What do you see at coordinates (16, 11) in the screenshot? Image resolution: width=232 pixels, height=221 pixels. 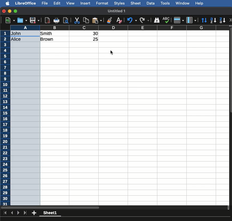 I see `Maximize` at bounding box center [16, 11].